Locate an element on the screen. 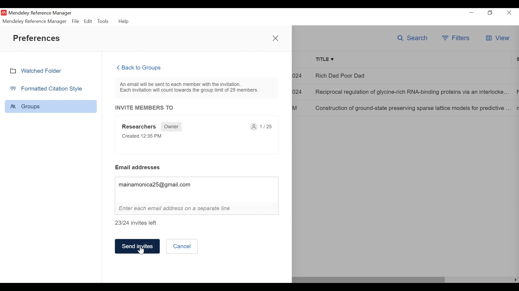 The image size is (519, 291). Formatted Citation Style is located at coordinates (48, 88).